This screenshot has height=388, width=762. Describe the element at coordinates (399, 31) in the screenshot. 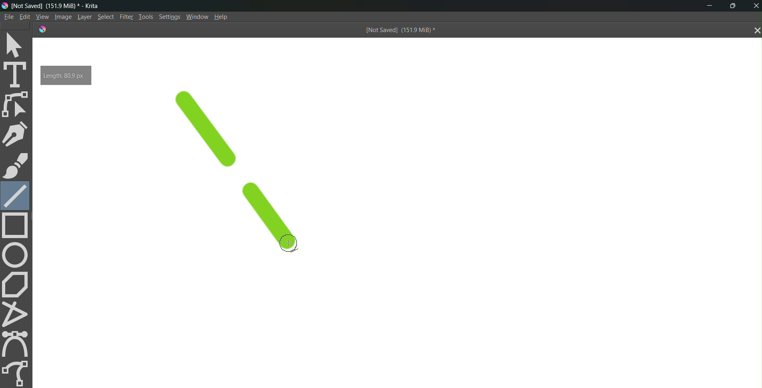

I see `[Not Saved] (151.9 MiB) *` at that location.